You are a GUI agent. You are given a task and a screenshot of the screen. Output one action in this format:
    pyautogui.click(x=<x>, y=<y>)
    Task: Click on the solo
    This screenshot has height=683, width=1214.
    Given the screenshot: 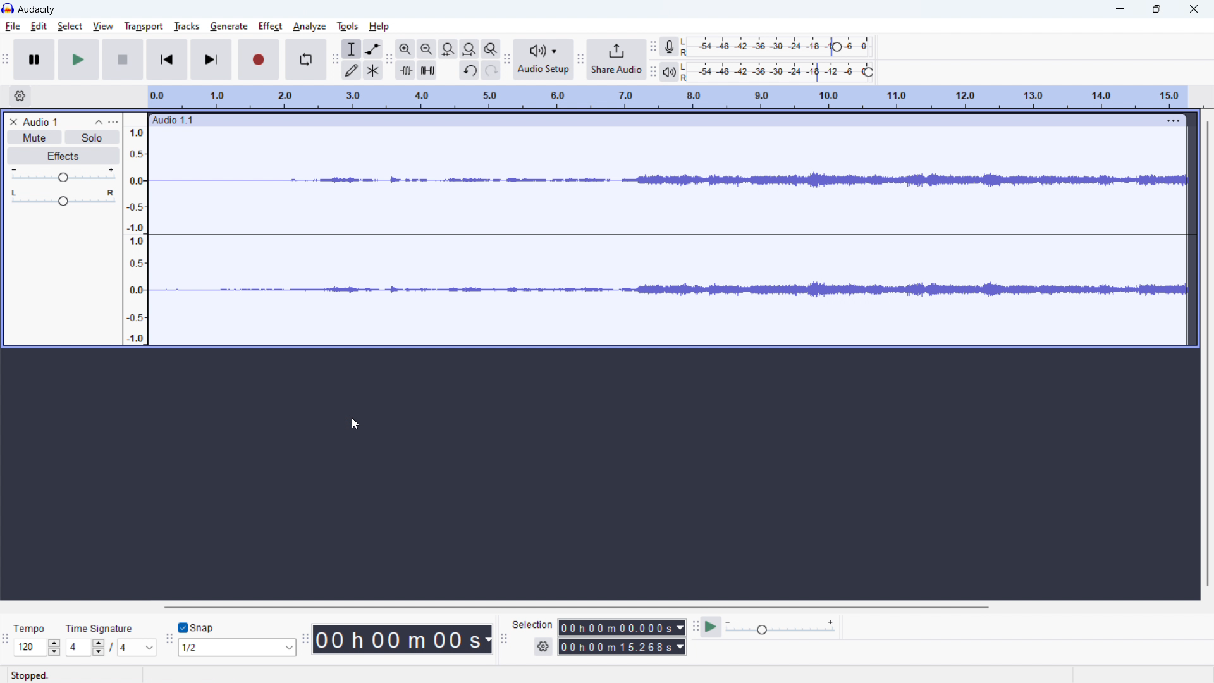 What is the action you would take?
    pyautogui.click(x=92, y=137)
    